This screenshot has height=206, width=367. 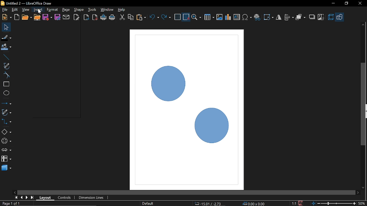 I want to click on Arrange, so click(x=300, y=17).